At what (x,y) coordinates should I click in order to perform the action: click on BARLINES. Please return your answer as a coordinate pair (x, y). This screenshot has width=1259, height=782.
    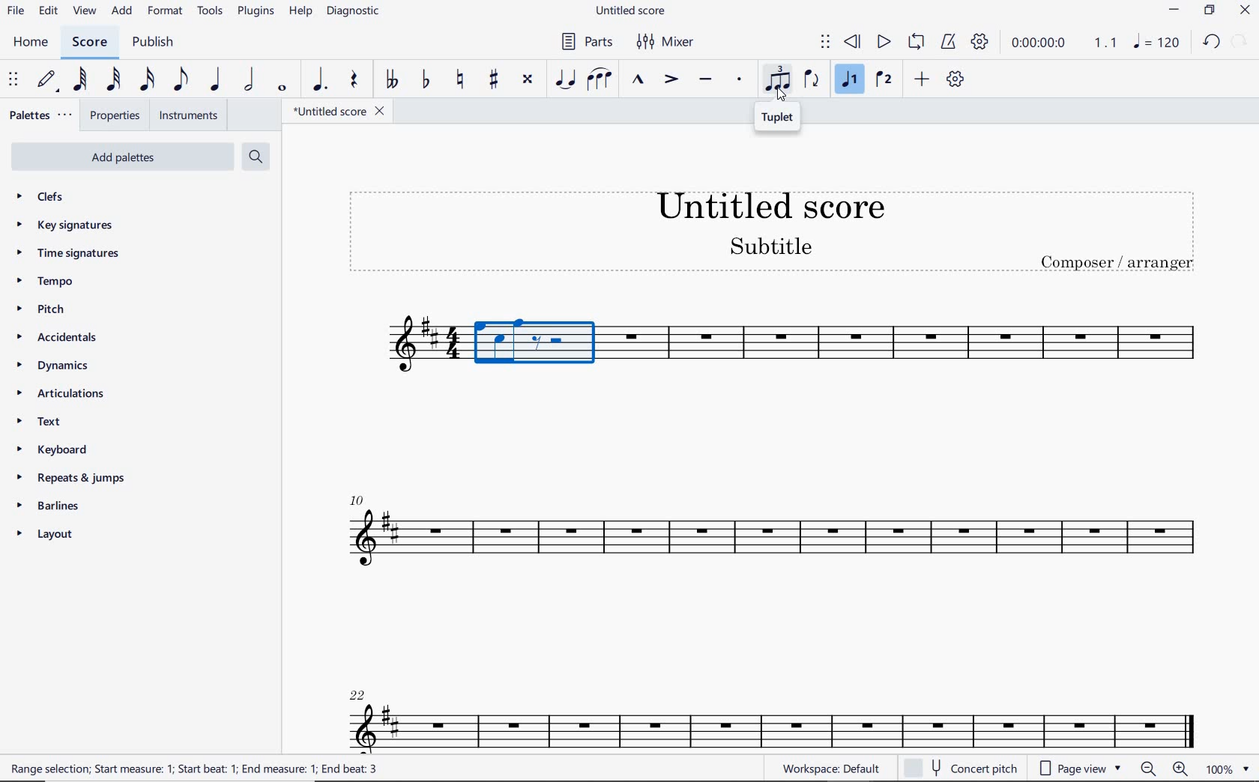
    Looking at the image, I should click on (46, 506).